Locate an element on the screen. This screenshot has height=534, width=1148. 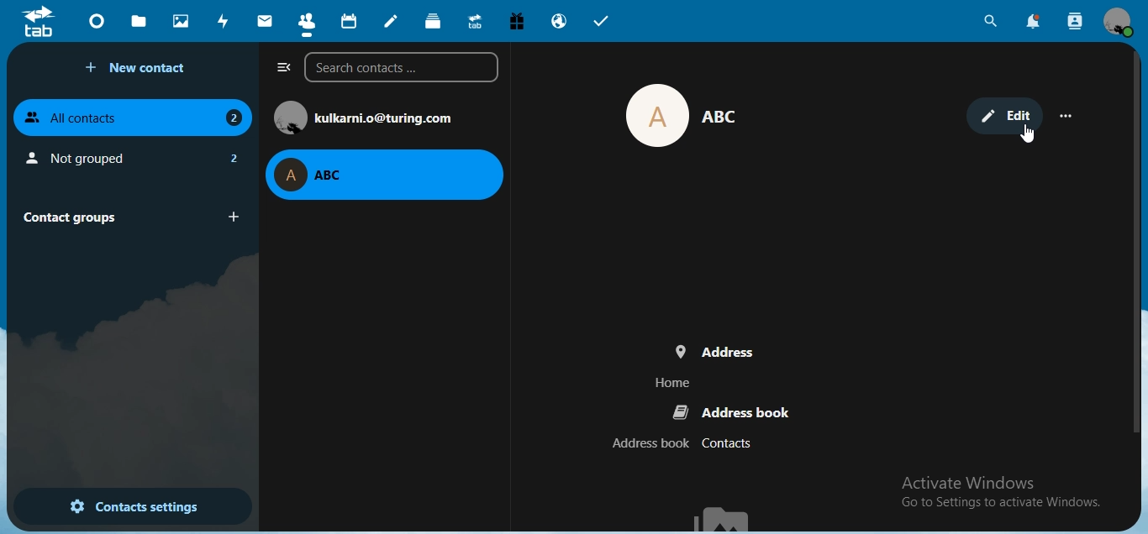
scroll bar is located at coordinates (1136, 243).